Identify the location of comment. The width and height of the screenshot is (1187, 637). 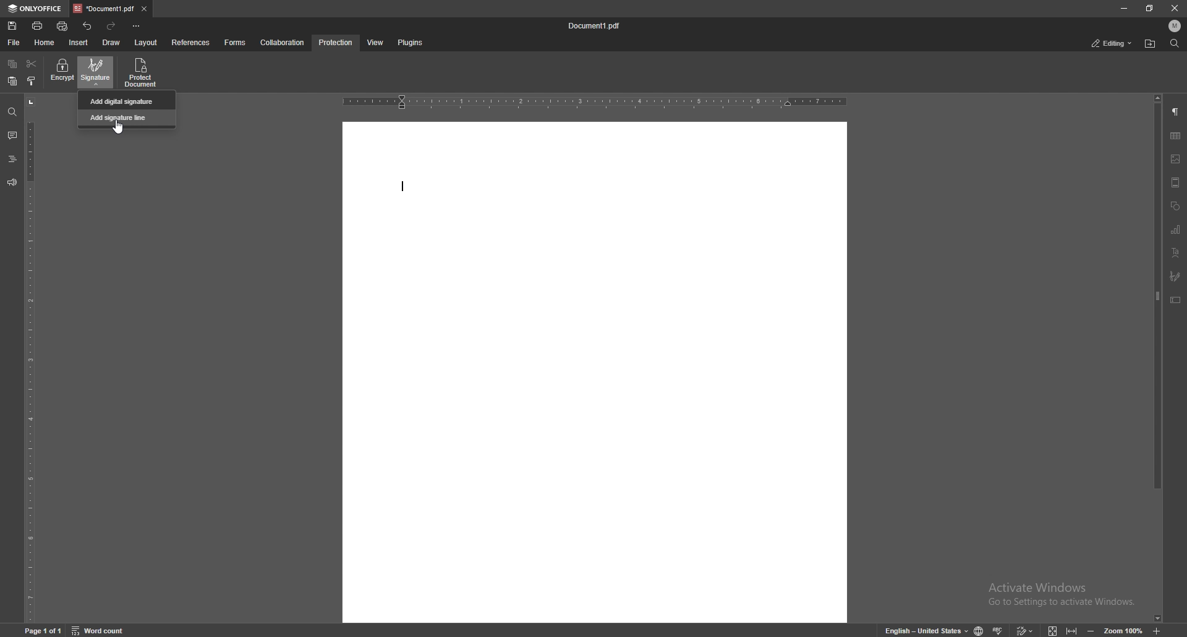
(11, 135).